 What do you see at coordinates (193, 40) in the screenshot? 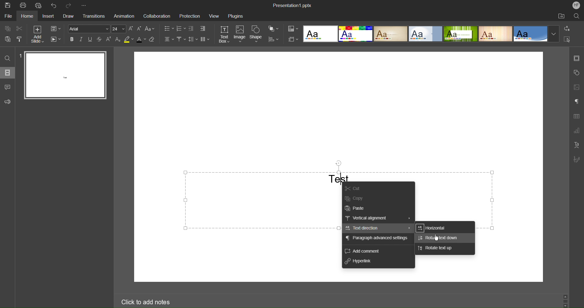
I see `Line Spacing` at bounding box center [193, 40].